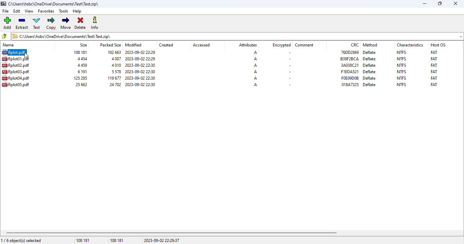  Describe the element at coordinates (289, 59) in the screenshot. I see `-` at that location.